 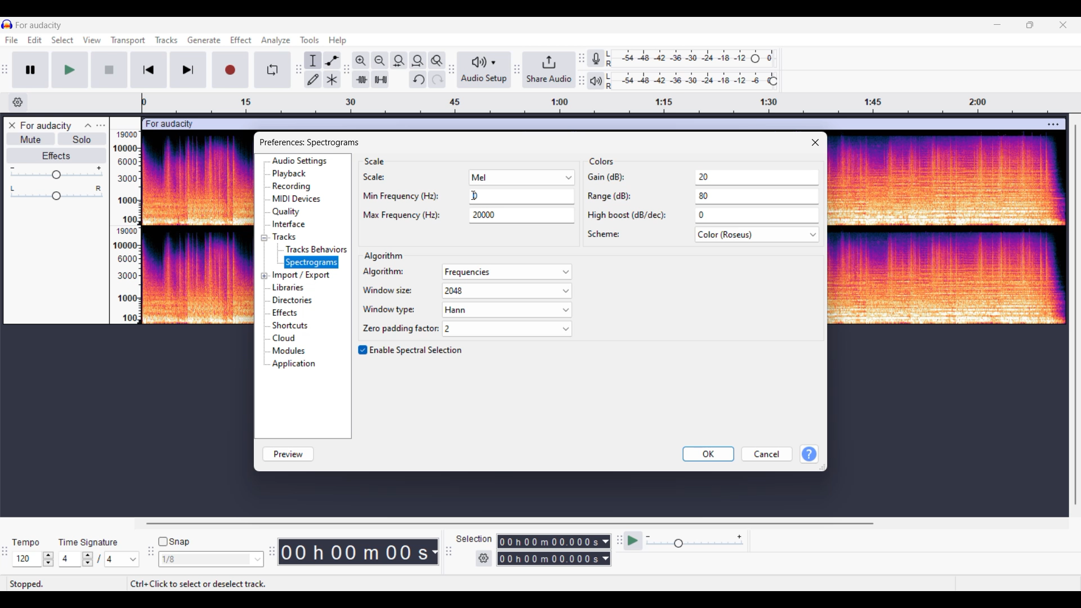 What do you see at coordinates (296, 301) in the screenshot?
I see `directories` at bounding box center [296, 301].